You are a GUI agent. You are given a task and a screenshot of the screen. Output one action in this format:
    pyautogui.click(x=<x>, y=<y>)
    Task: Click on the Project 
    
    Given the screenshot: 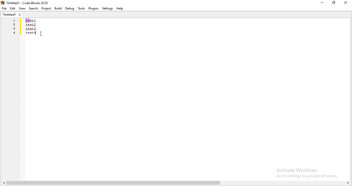 What is the action you would take?
    pyautogui.click(x=46, y=8)
    